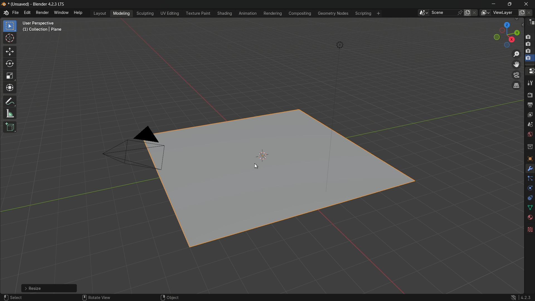 This screenshot has height=301, width=535. I want to click on texture, so click(529, 229).